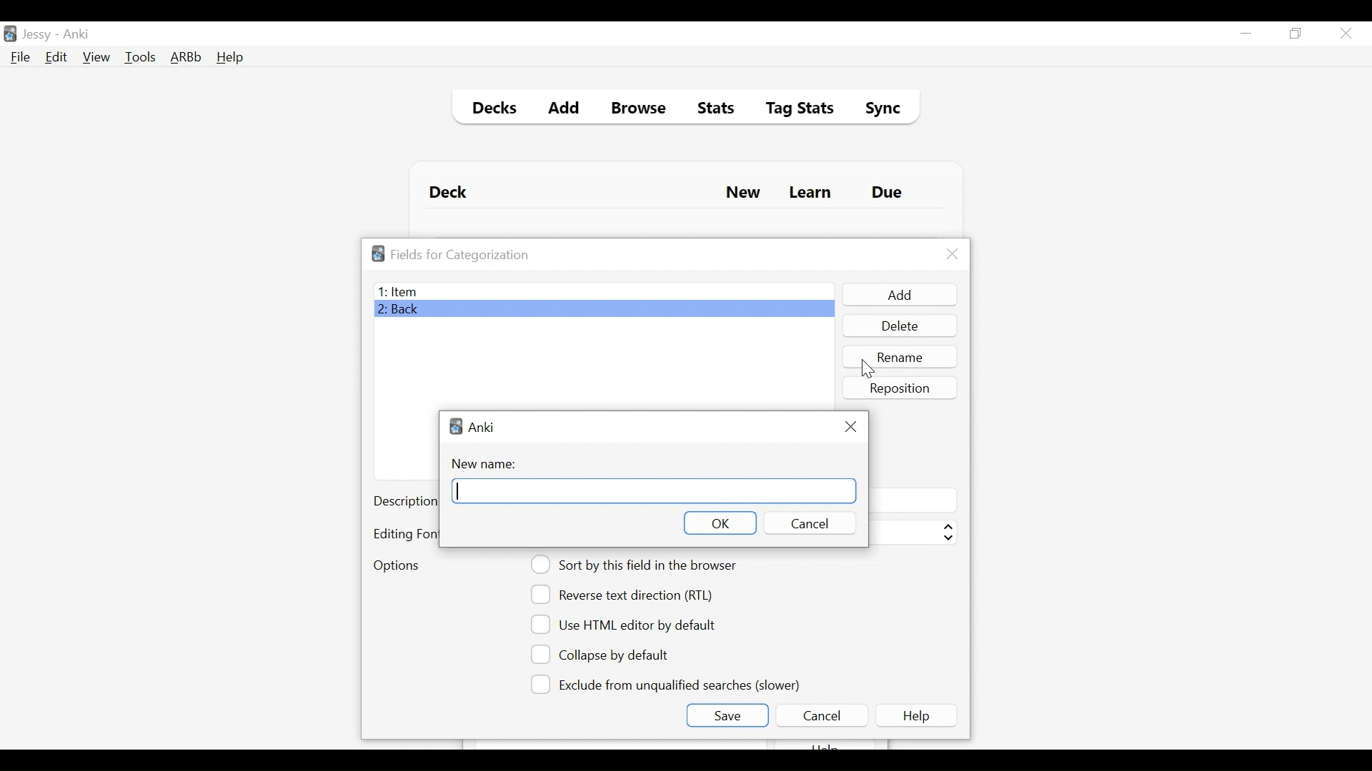 This screenshot has width=1372, height=771. What do you see at coordinates (641, 110) in the screenshot?
I see `Browse` at bounding box center [641, 110].